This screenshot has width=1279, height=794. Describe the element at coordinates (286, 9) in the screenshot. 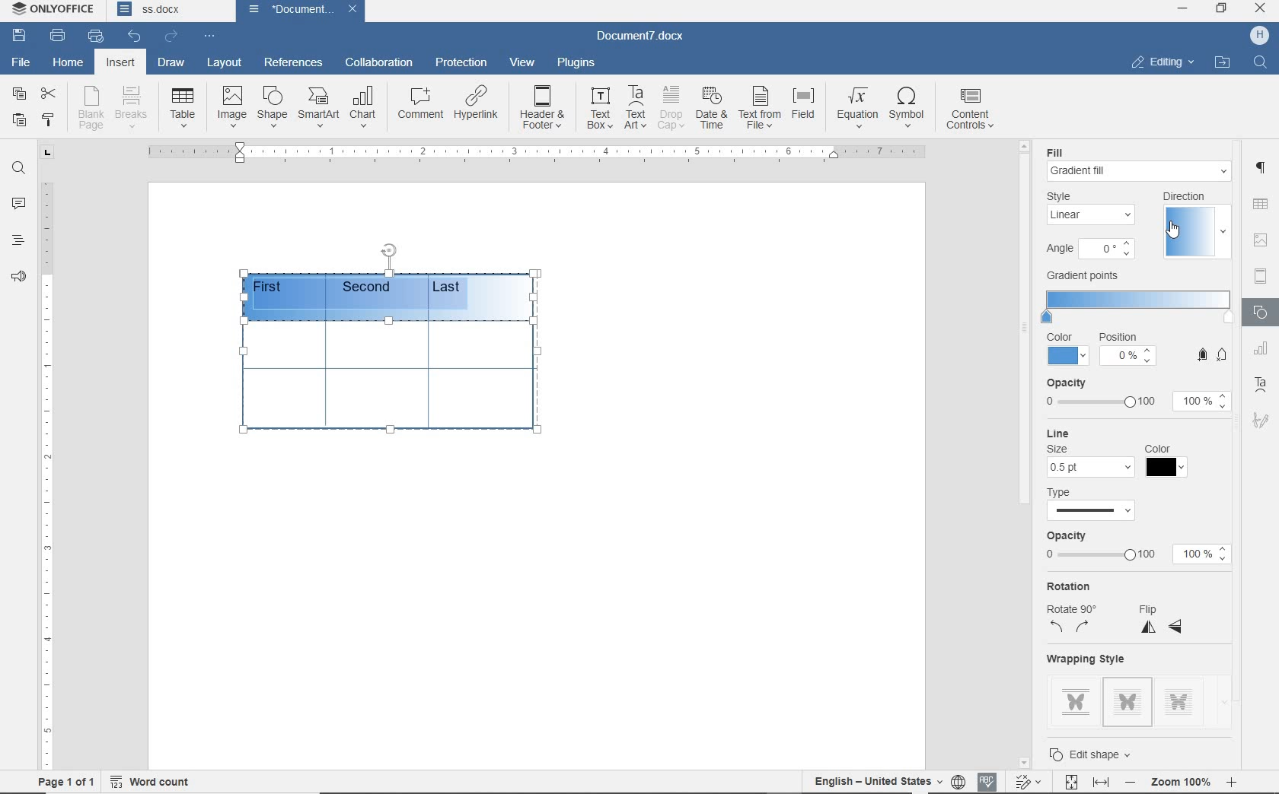

I see `document` at that location.